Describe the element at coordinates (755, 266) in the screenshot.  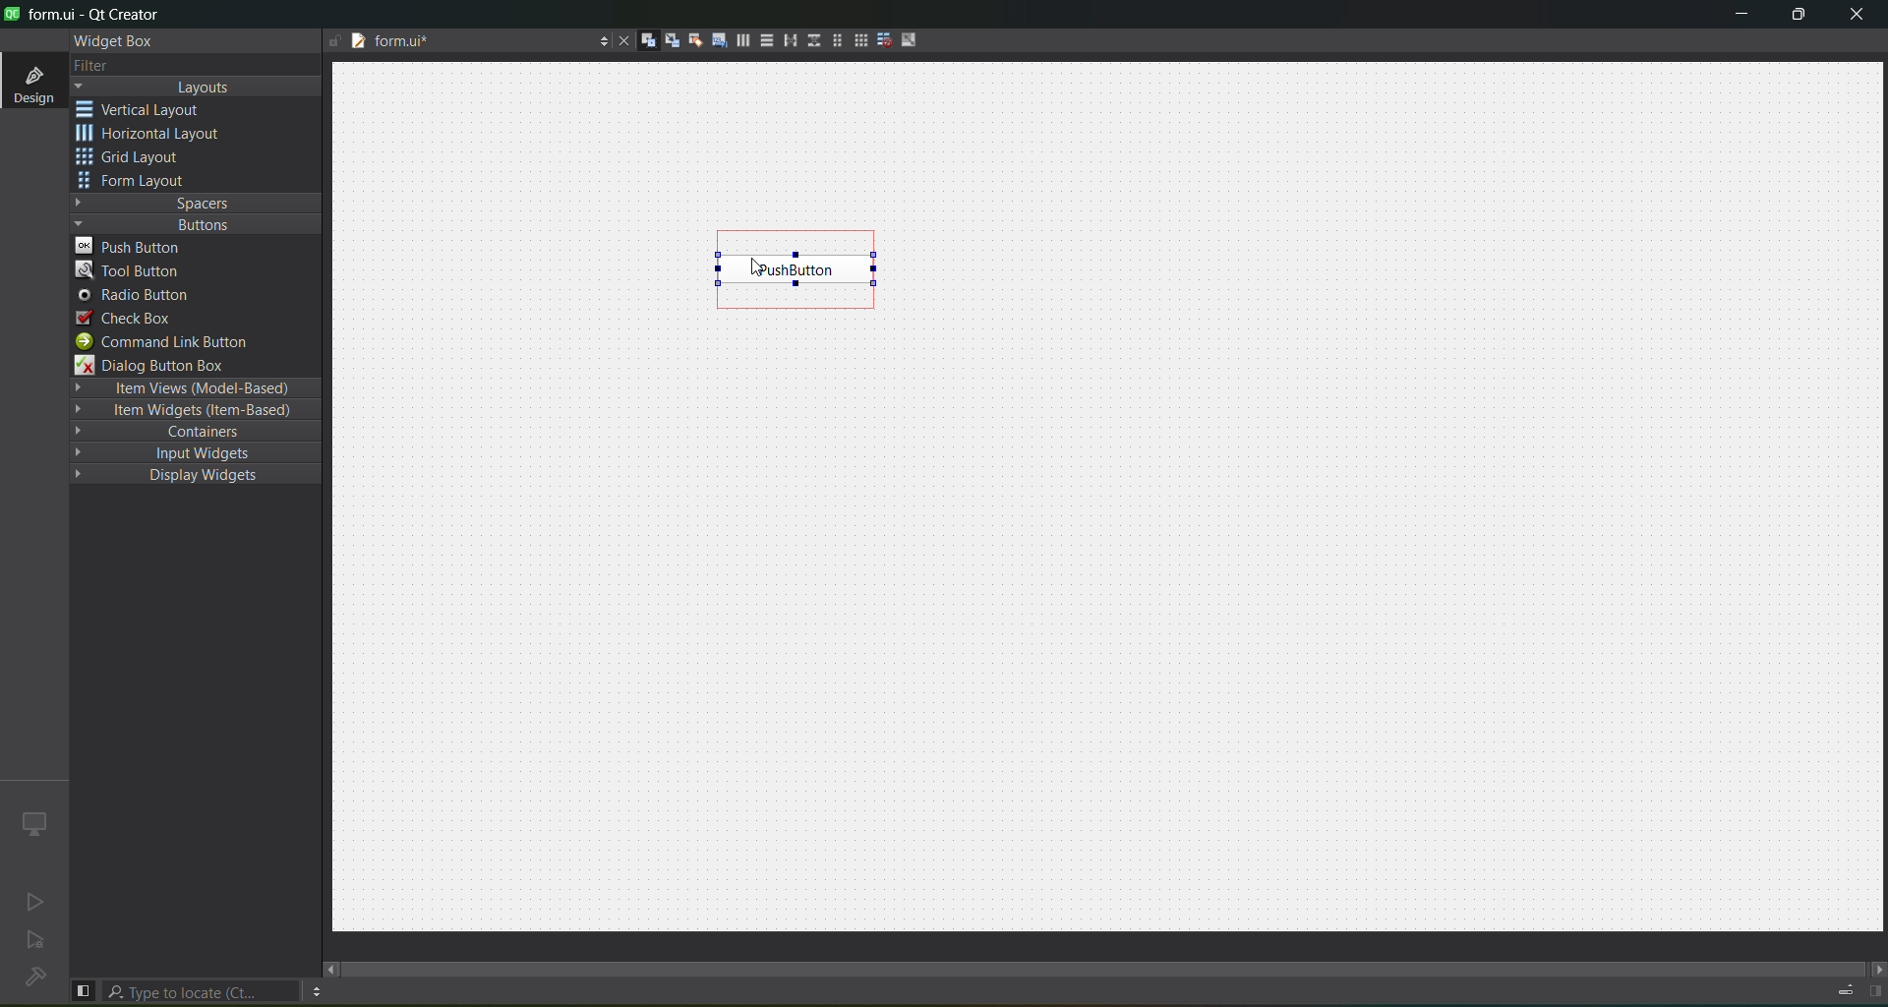
I see `Cursor` at that location.